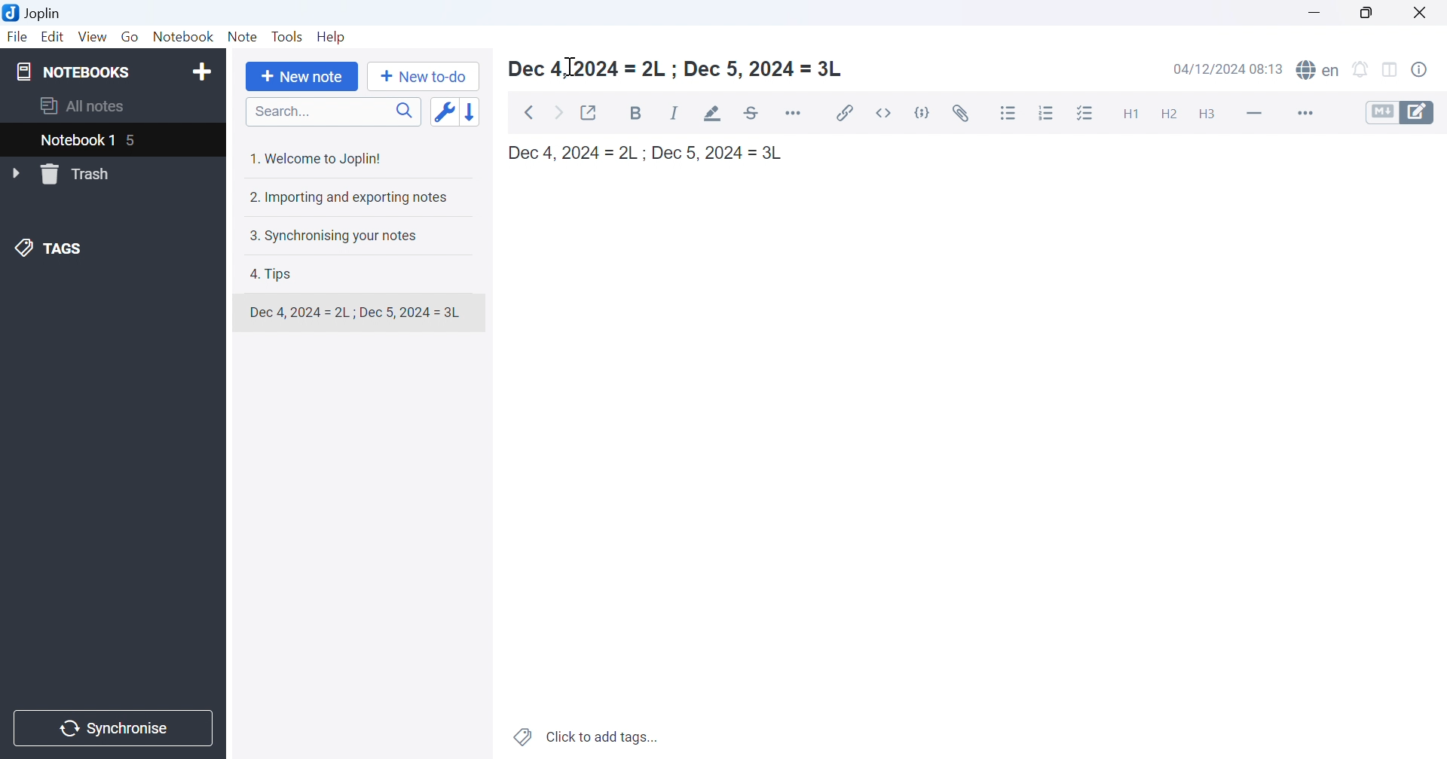 The height and width of the screenshot is (759, 1447). What do you see at coordinates (277, 273) in the screenshot?
I see `4. Tips` at bounding box center [277, 273].